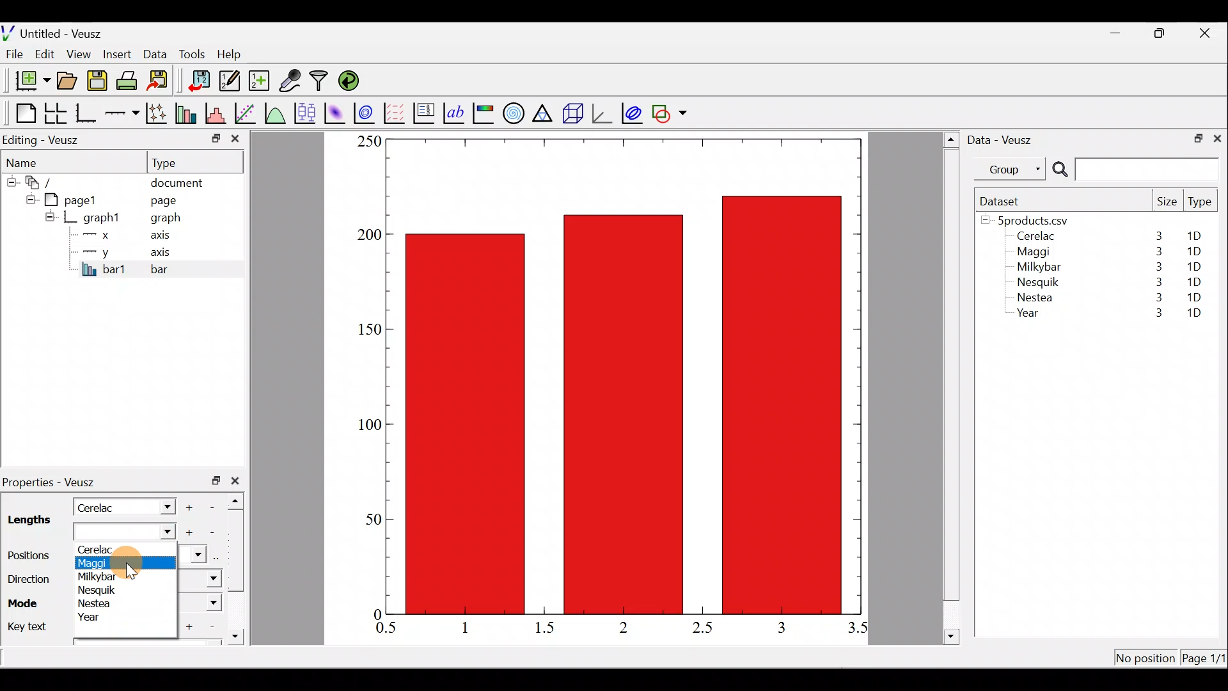 The height and width of the screenshot is (691, 1228). I want to click on Text label, so click(455, 111).